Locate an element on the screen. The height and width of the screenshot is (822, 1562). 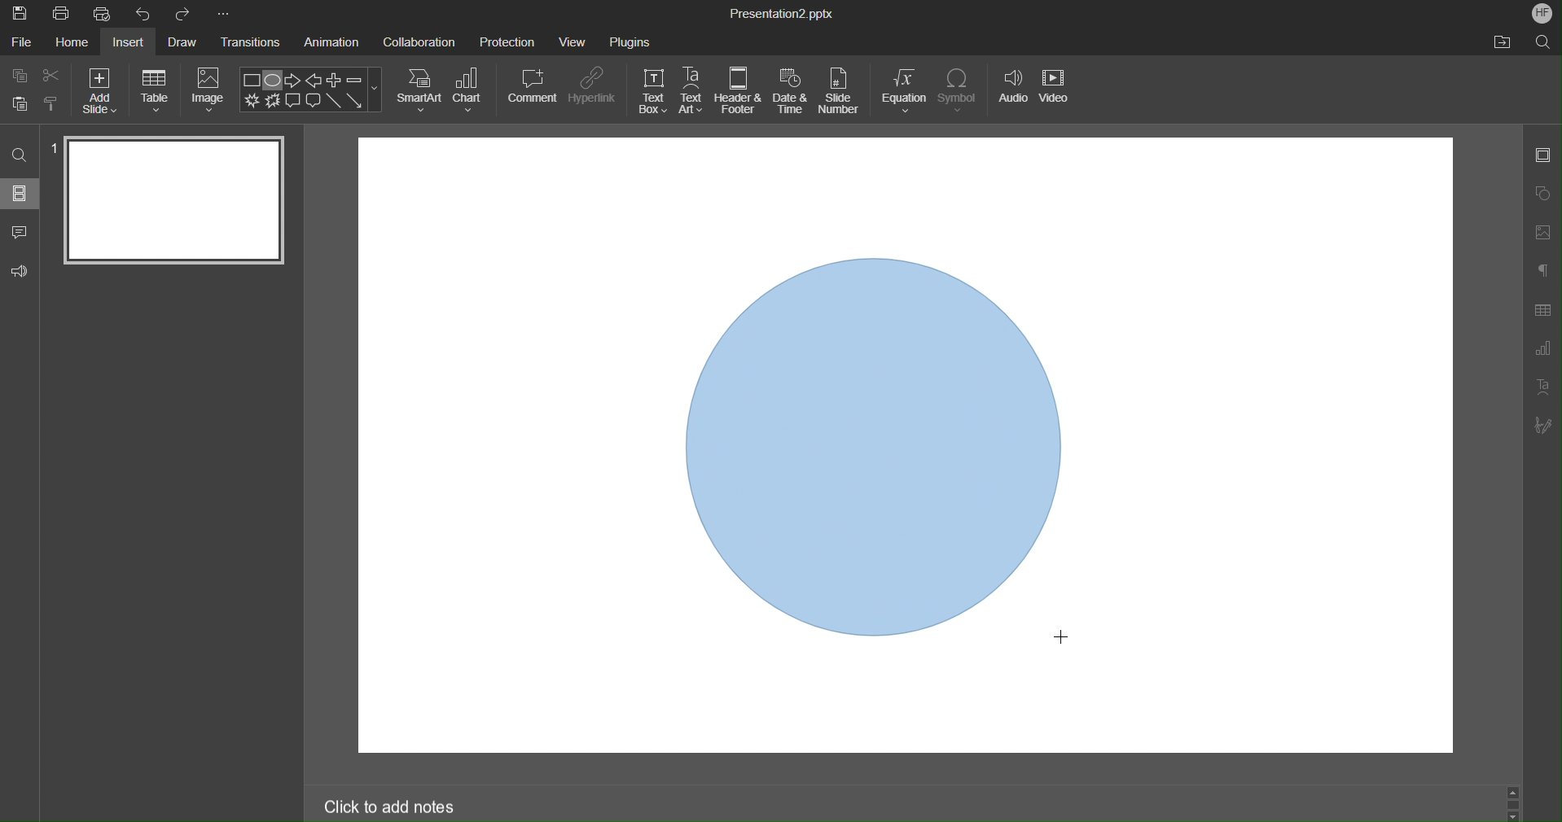
Open File Location is located at coordinates (1502, 43).